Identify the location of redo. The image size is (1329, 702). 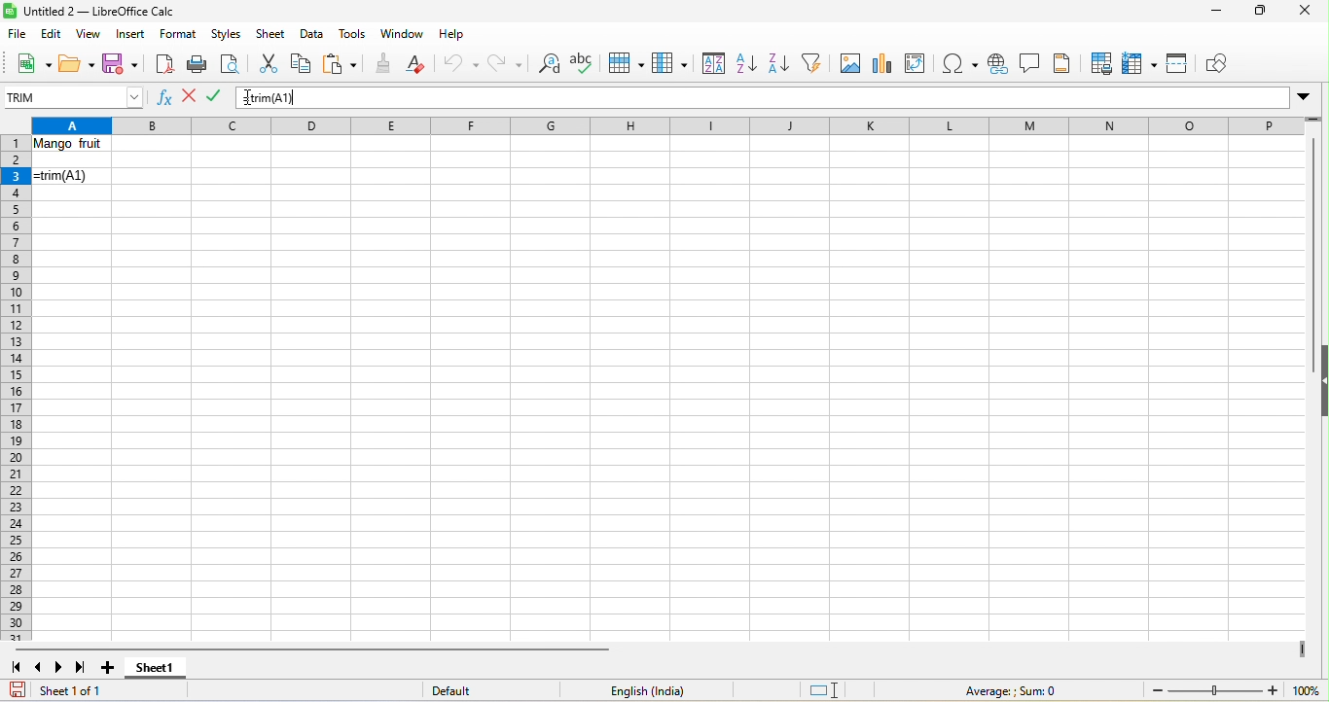
(506, 63).